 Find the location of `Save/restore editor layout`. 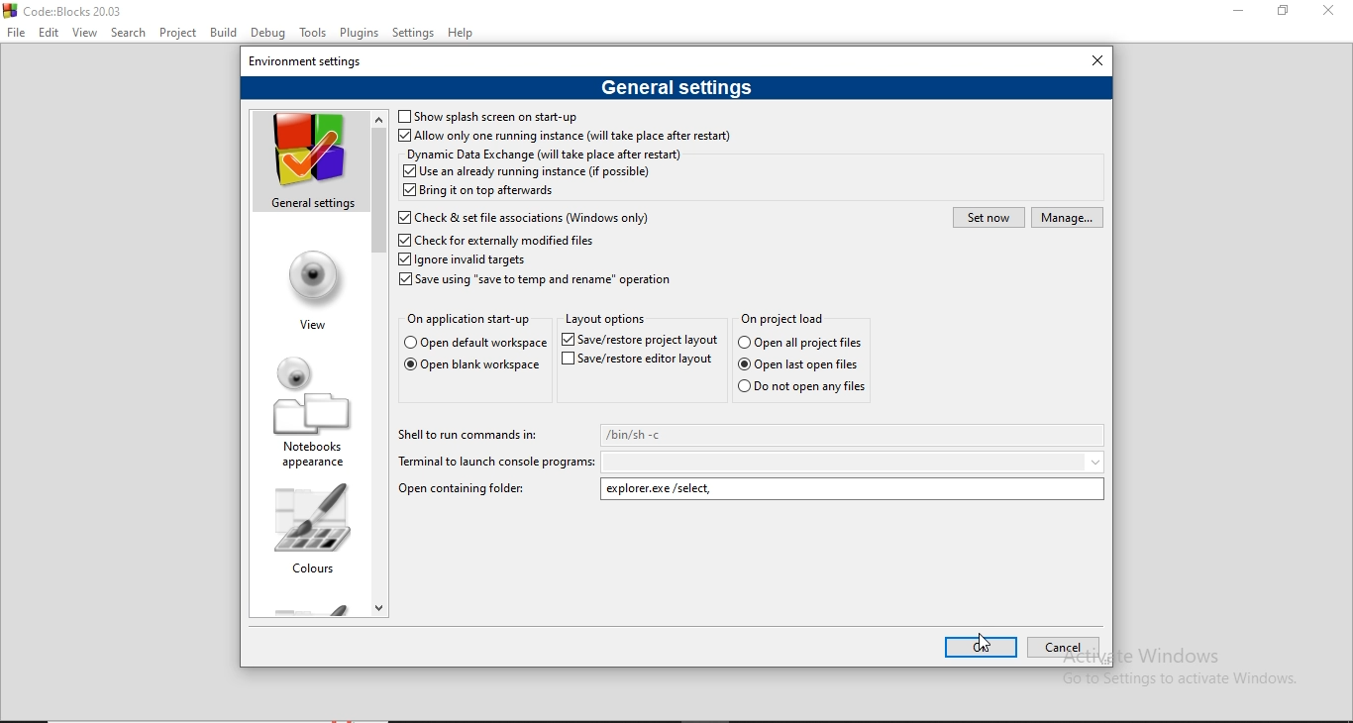

Save/restore editor layout is located at coordinates (638, 361).